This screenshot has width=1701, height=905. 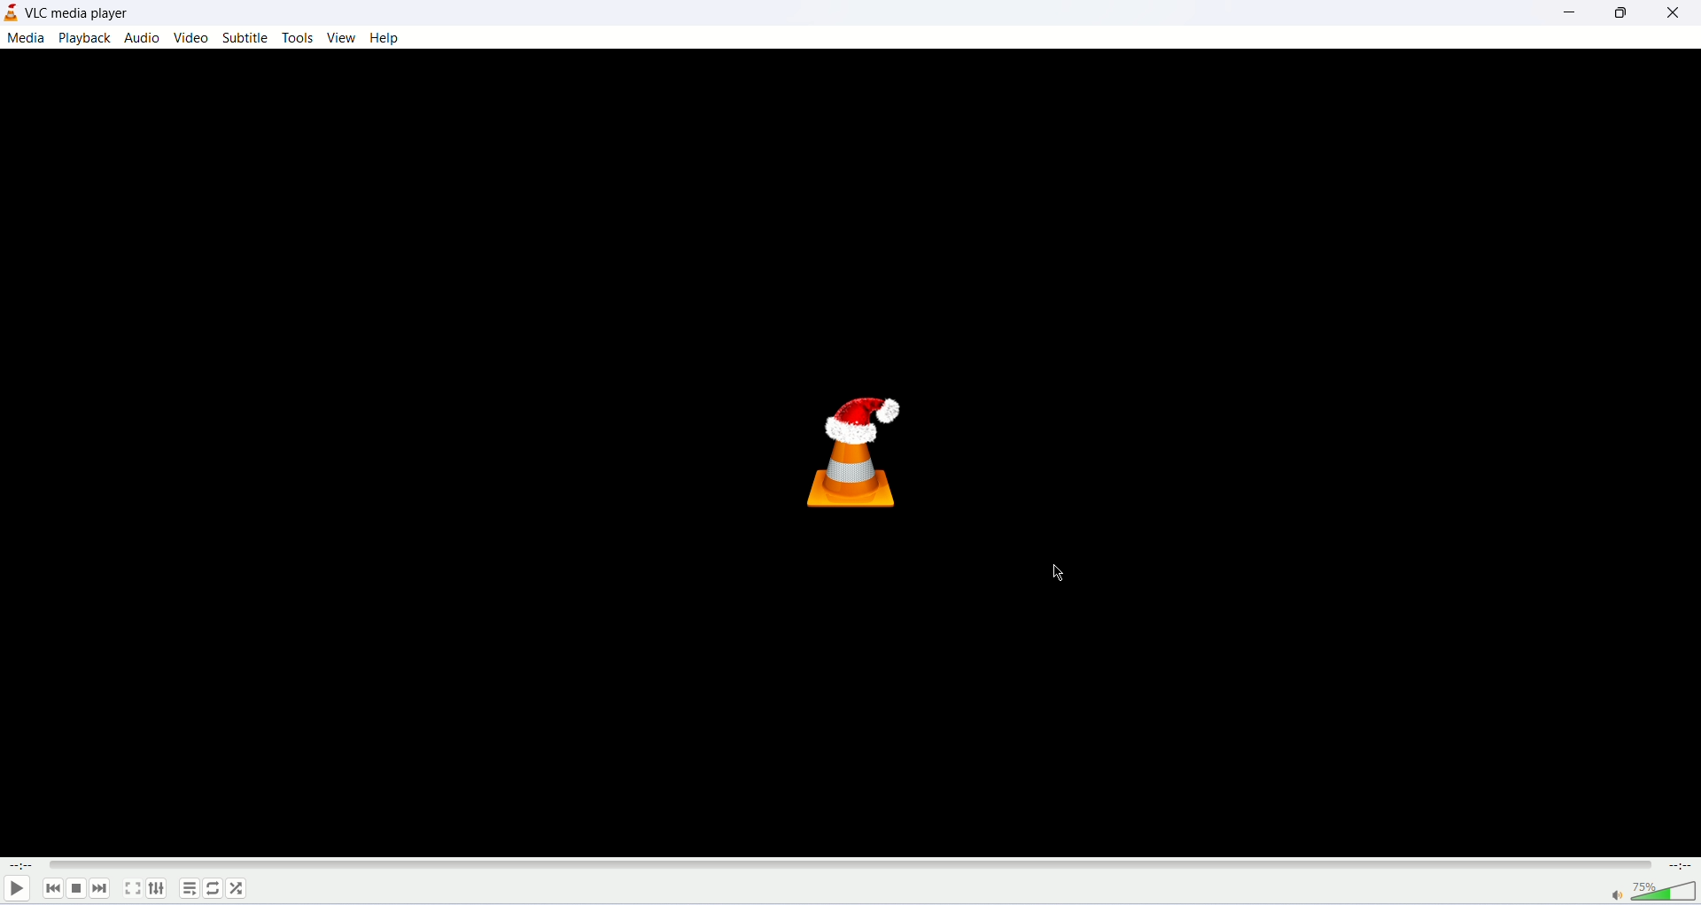 What do you see at coordinates (850, 865) in the screenshot?
I see `progress bar` at bounding box center [850, 865].